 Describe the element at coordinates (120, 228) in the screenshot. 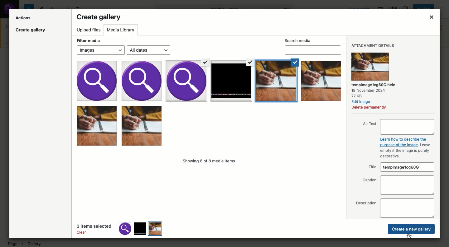

I see `3 items selected` at that location.